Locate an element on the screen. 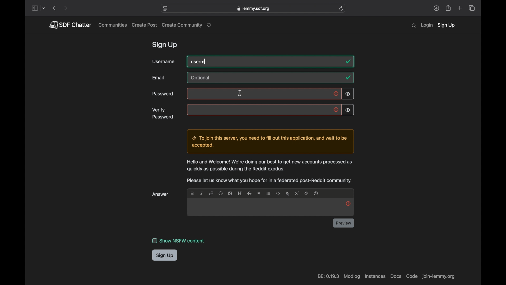  strikethrough is located at coordinates (249, 193).